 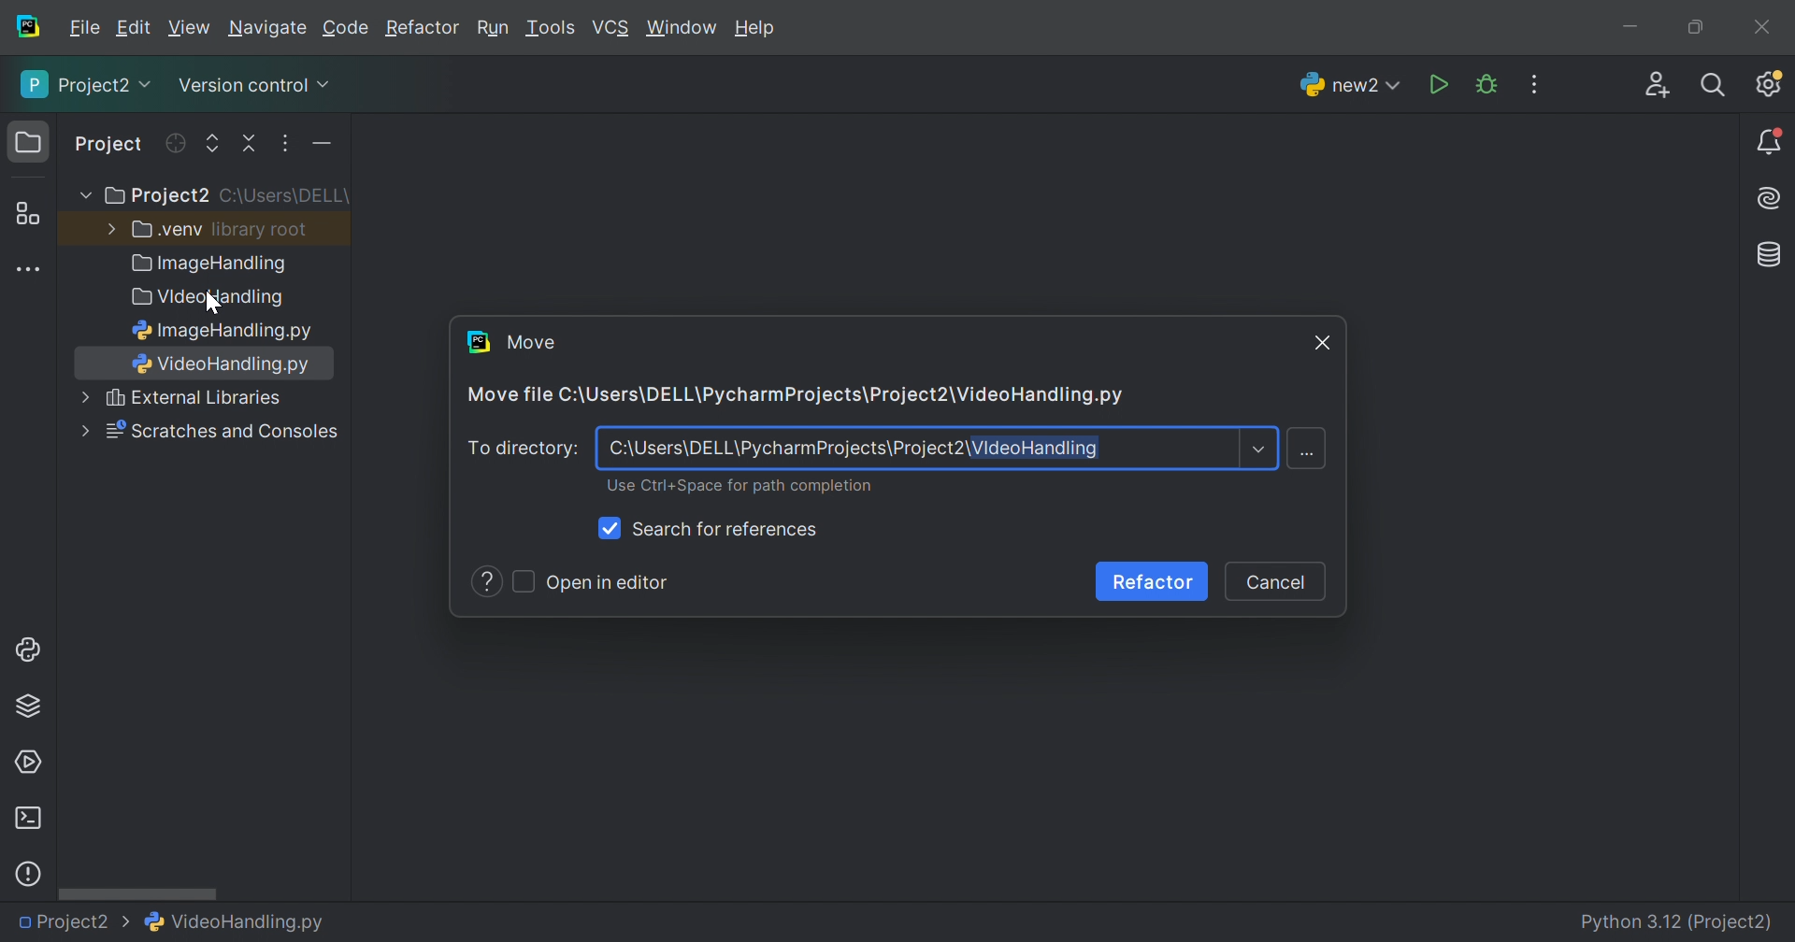 What do you see at coordinates (1323, 341) in the screenshot?
I see `Cursor` at bounding box center [1323, 341].